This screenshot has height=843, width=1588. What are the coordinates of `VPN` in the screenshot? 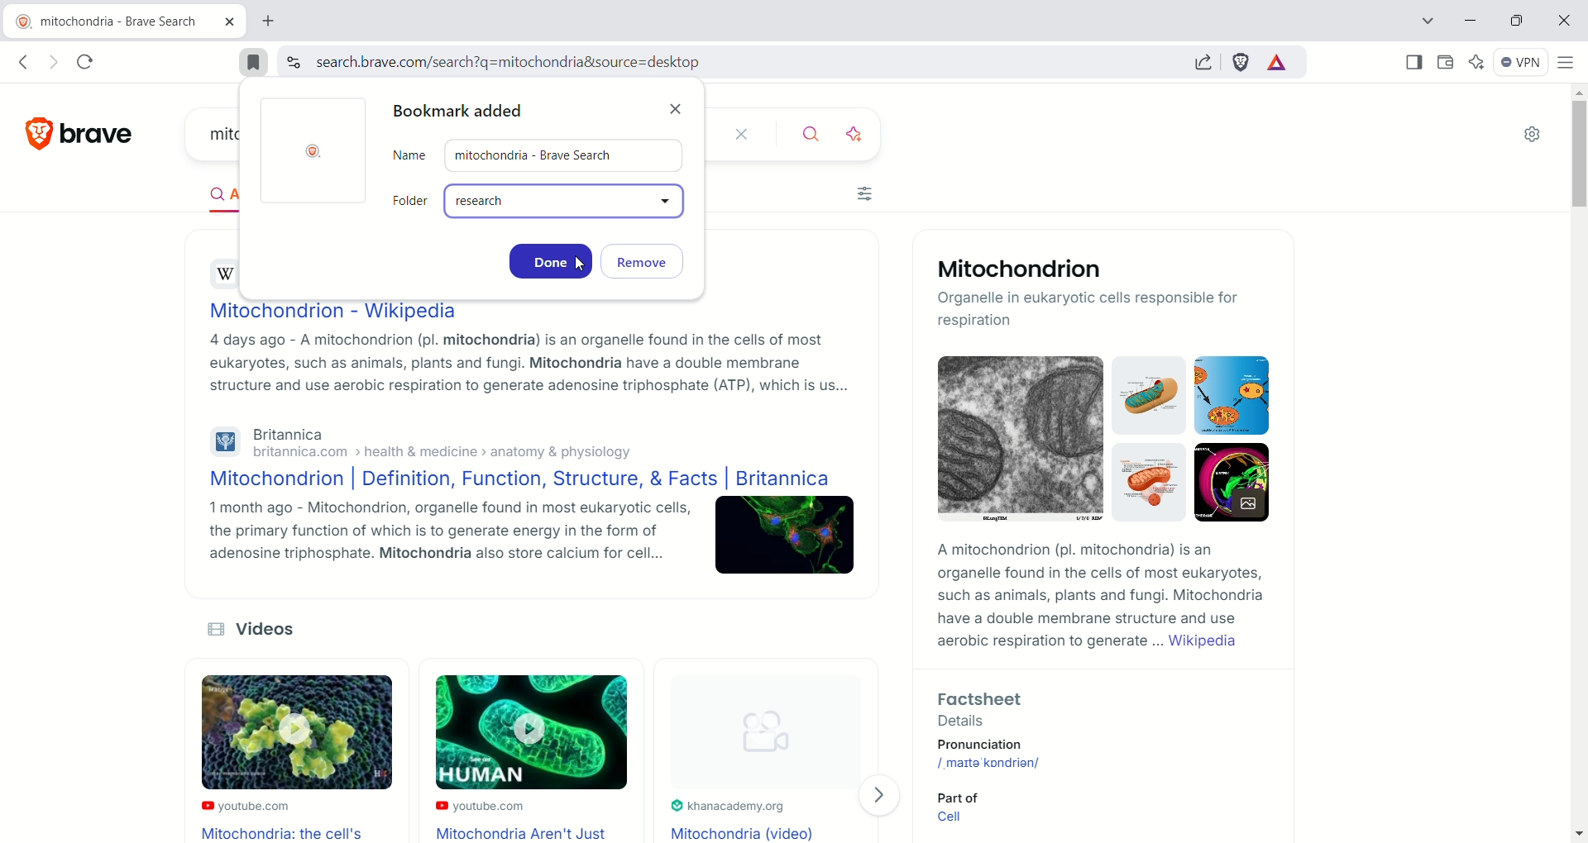 It's located at (1524, 63).